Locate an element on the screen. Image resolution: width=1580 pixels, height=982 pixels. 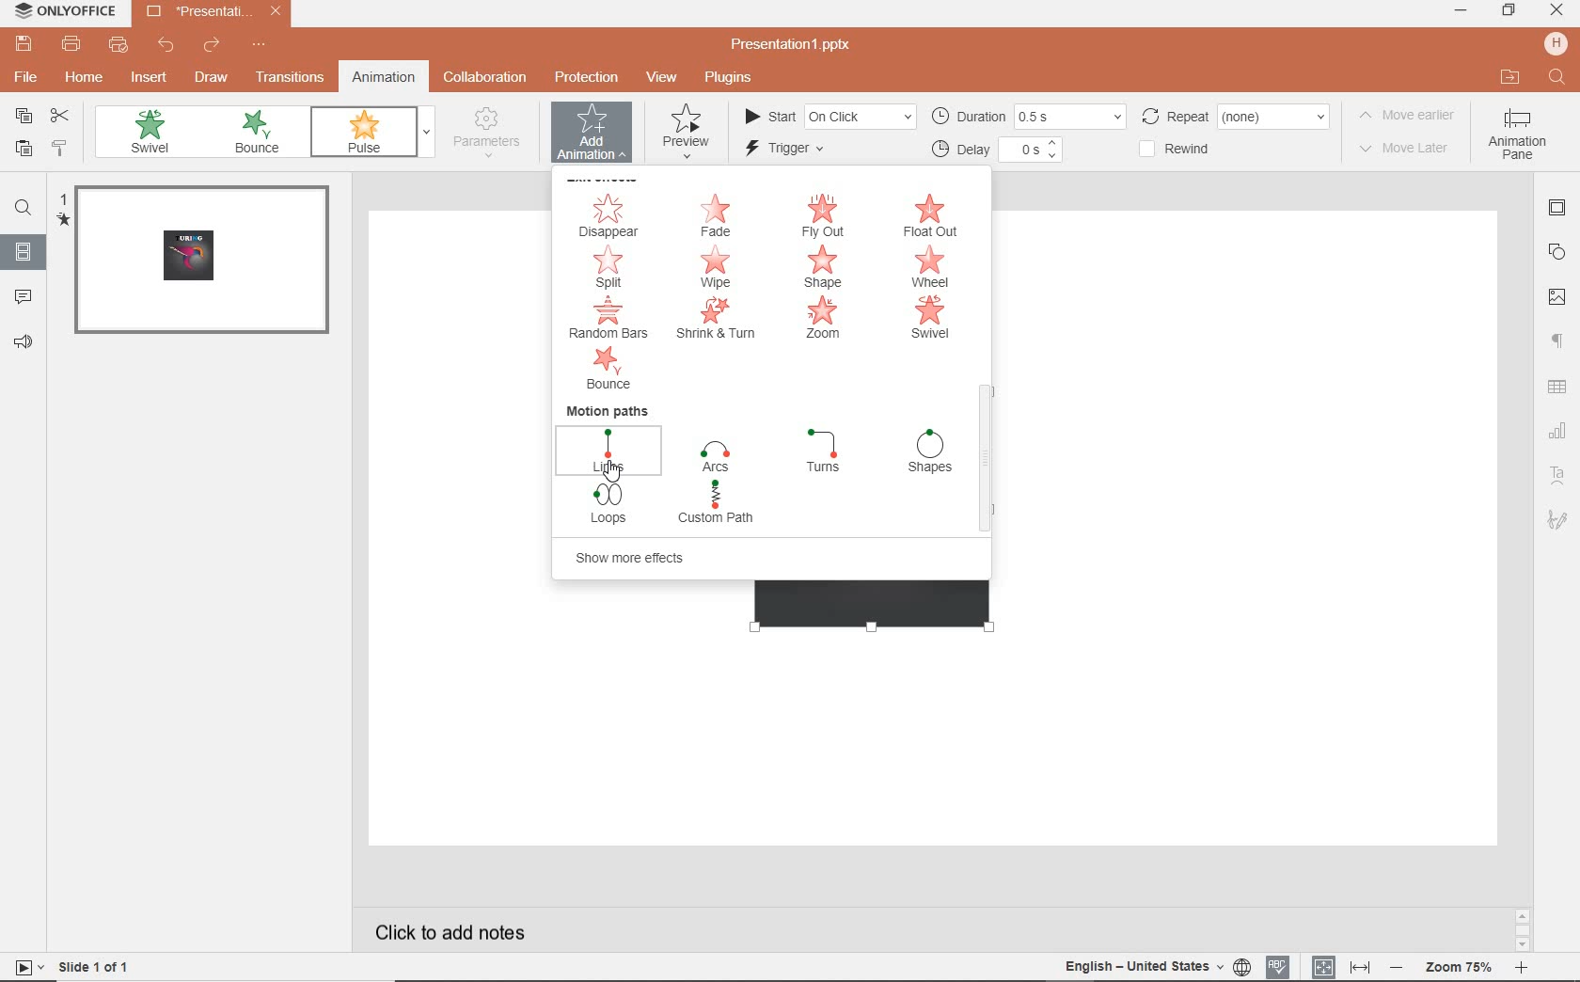
fit to slide is located at coordinates (1324, 966).